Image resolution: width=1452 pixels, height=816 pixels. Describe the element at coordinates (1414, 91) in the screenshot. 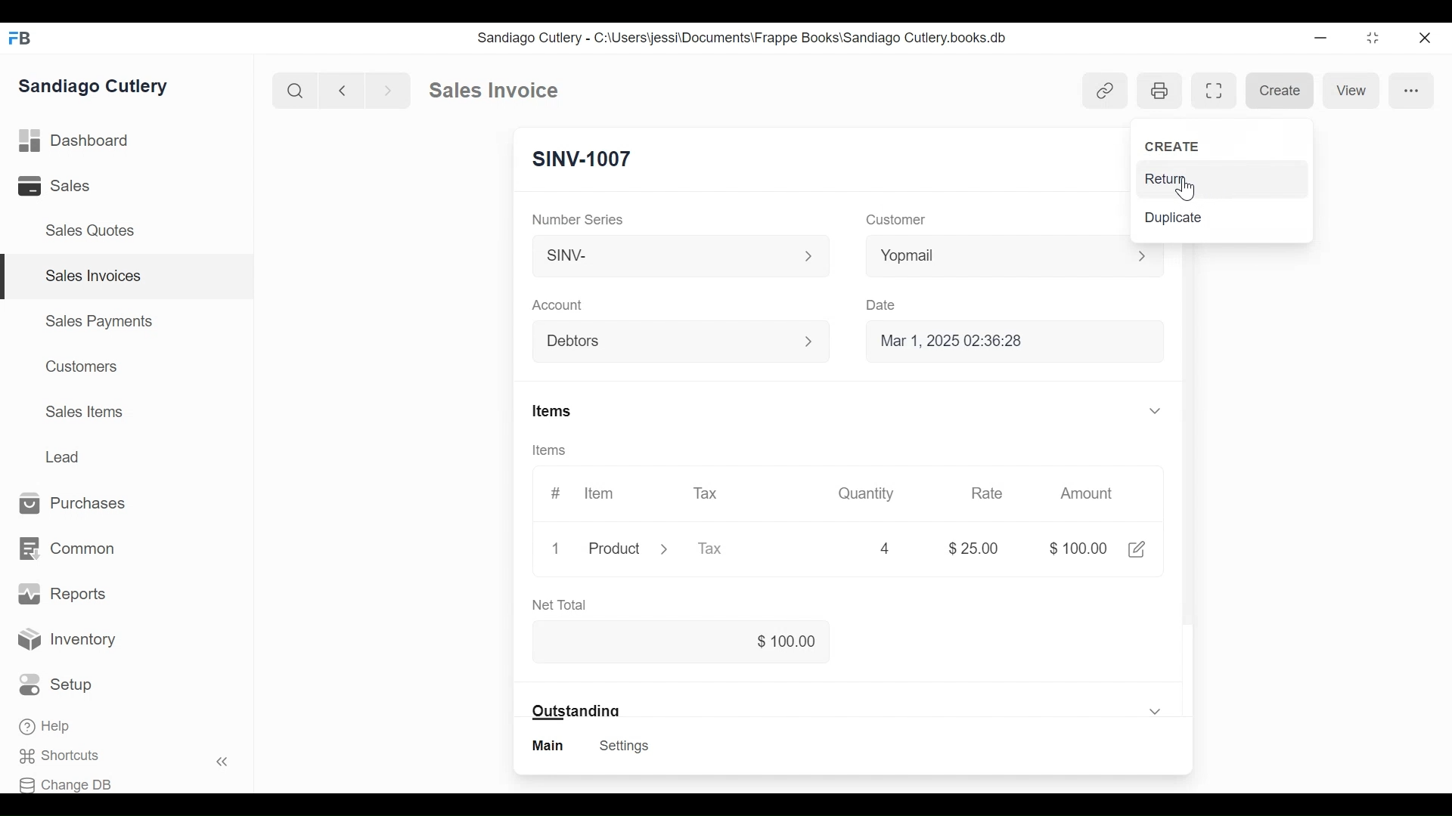

I see `More` at that location.